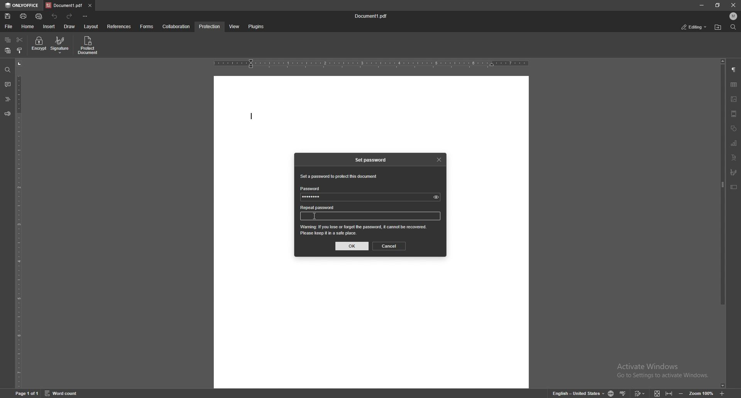 Image resolution: width=741 pixels, height=398 pixels. What do you see at coordinates (694, 27) in the screenshot?
I see `status` at bounding box center [694, 27].